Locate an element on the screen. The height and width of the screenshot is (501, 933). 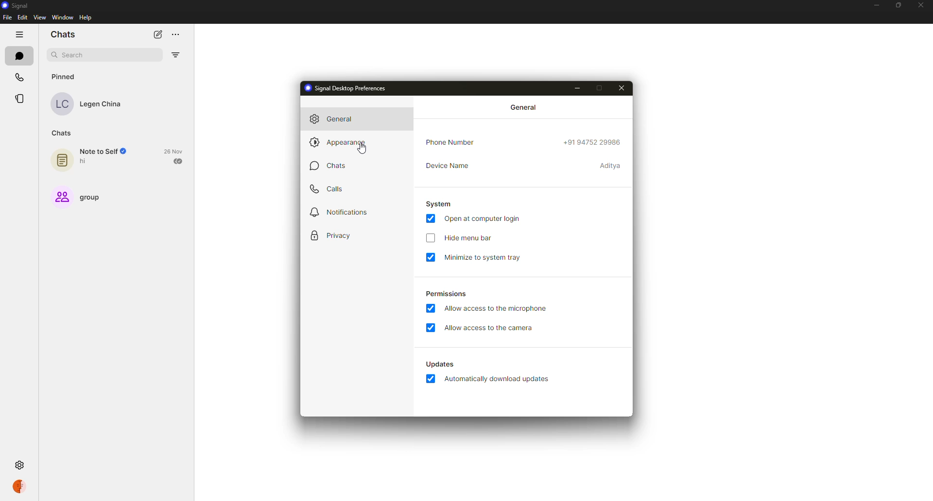
signal is located at coordinates (16, 5).